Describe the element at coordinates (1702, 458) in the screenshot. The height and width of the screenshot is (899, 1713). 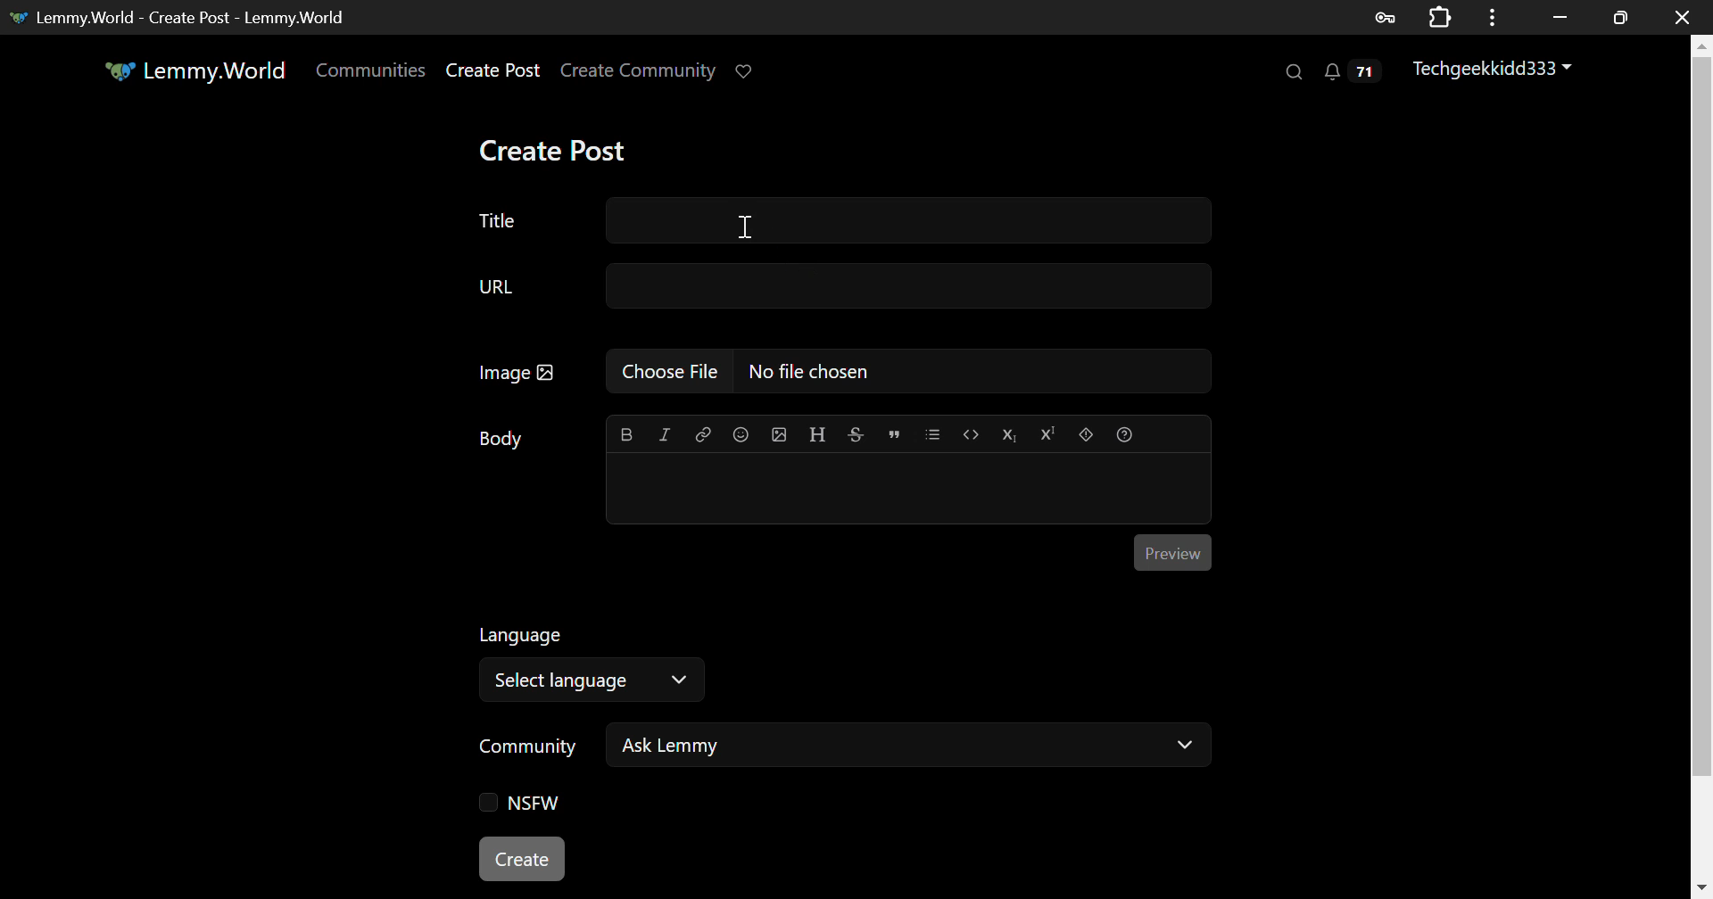
I see `Scroll Bar` at that location.